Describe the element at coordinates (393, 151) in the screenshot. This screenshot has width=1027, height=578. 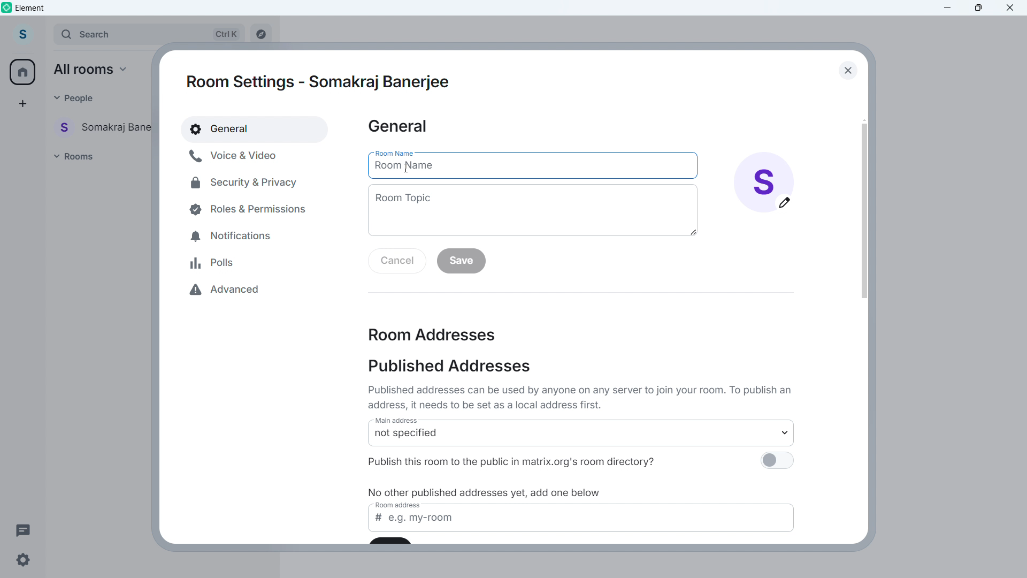
I see `room name` at that location.